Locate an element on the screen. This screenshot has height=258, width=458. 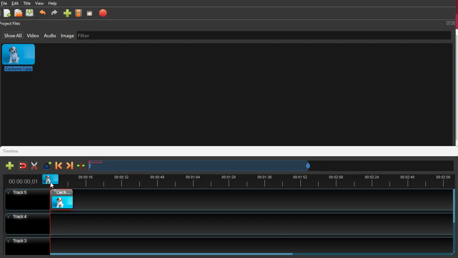
scrollbar is located at coordinates (249, 253).